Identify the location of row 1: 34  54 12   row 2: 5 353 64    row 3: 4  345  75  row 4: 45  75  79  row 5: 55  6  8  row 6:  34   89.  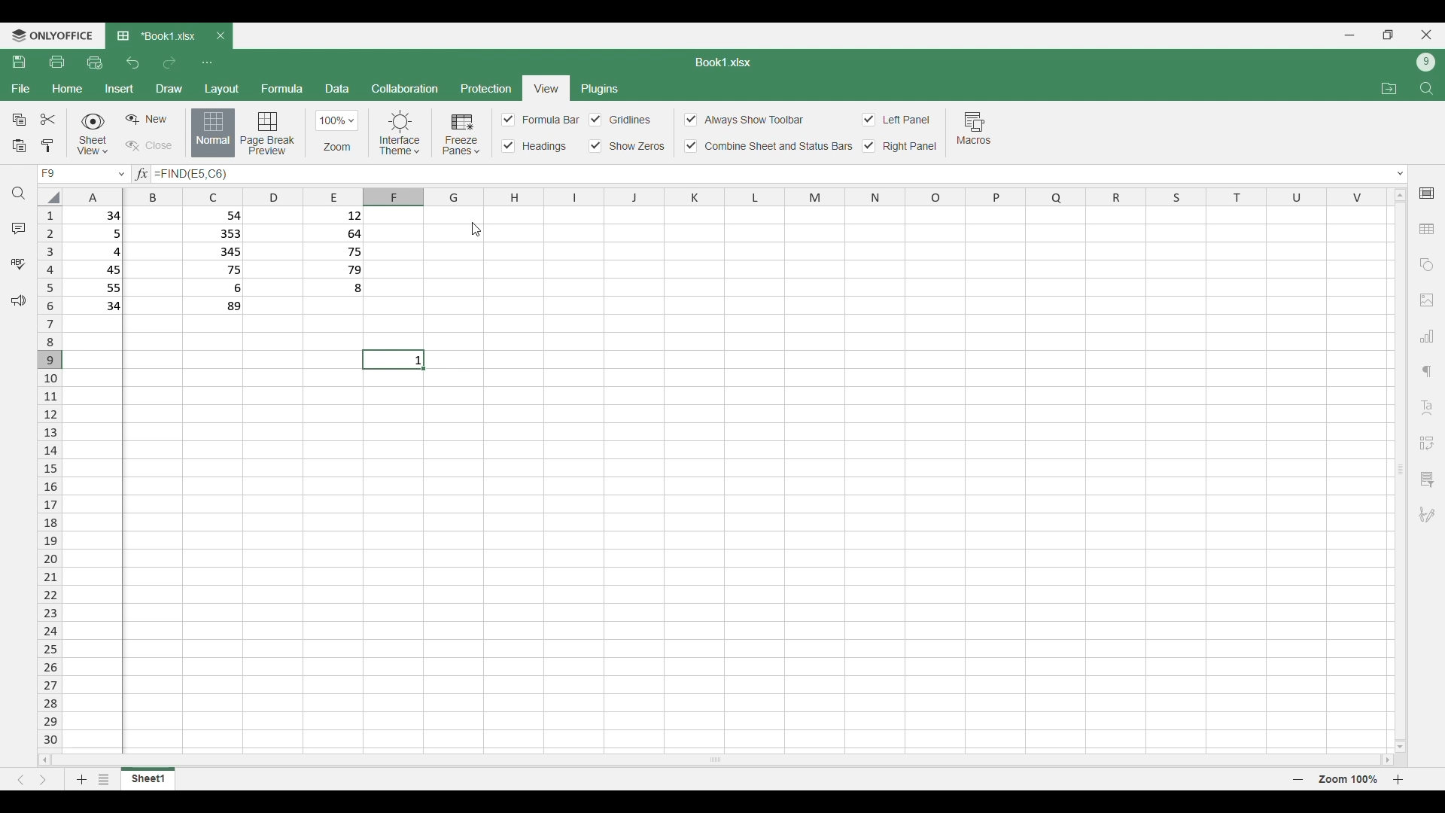
(232, 266).